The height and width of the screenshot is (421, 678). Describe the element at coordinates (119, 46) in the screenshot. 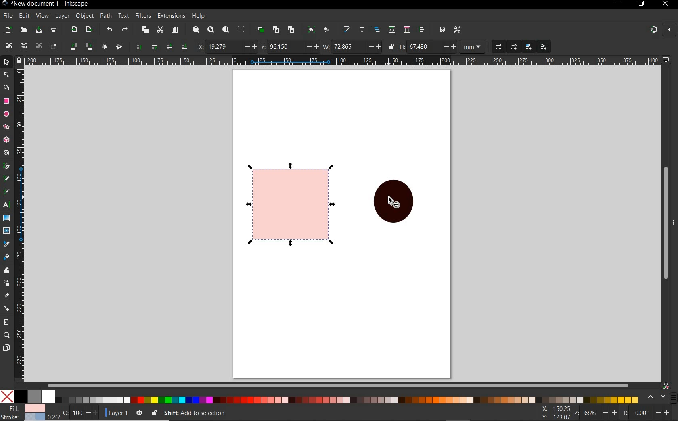

I see `object flip vertical` at that location.